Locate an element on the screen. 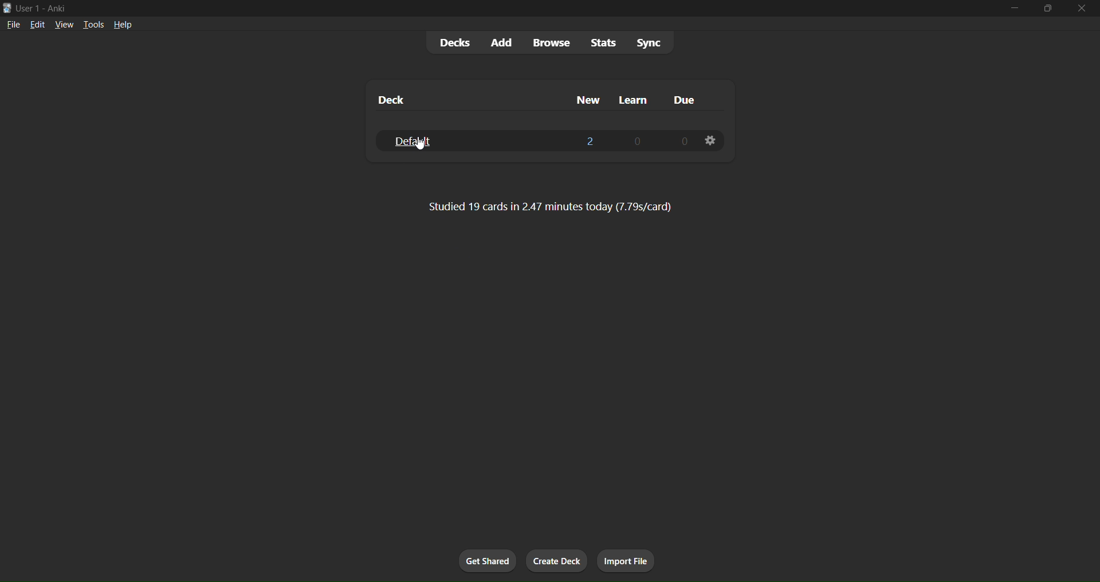  logo is located at coordinates (6, 7).